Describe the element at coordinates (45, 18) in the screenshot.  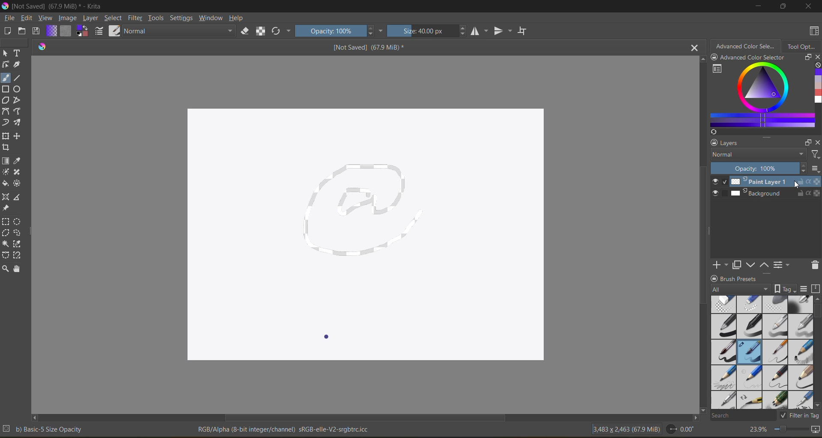
I see `view` at that location.